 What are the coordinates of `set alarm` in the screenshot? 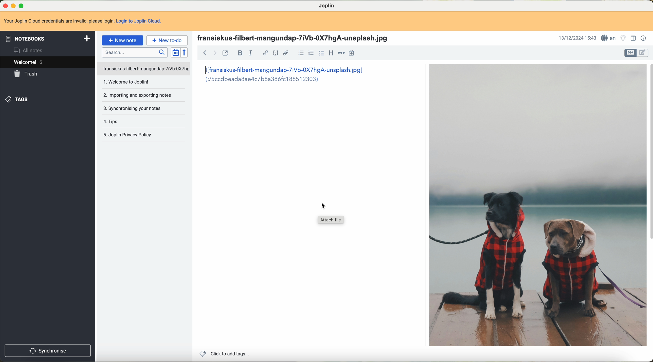 It's located at (623, 39).